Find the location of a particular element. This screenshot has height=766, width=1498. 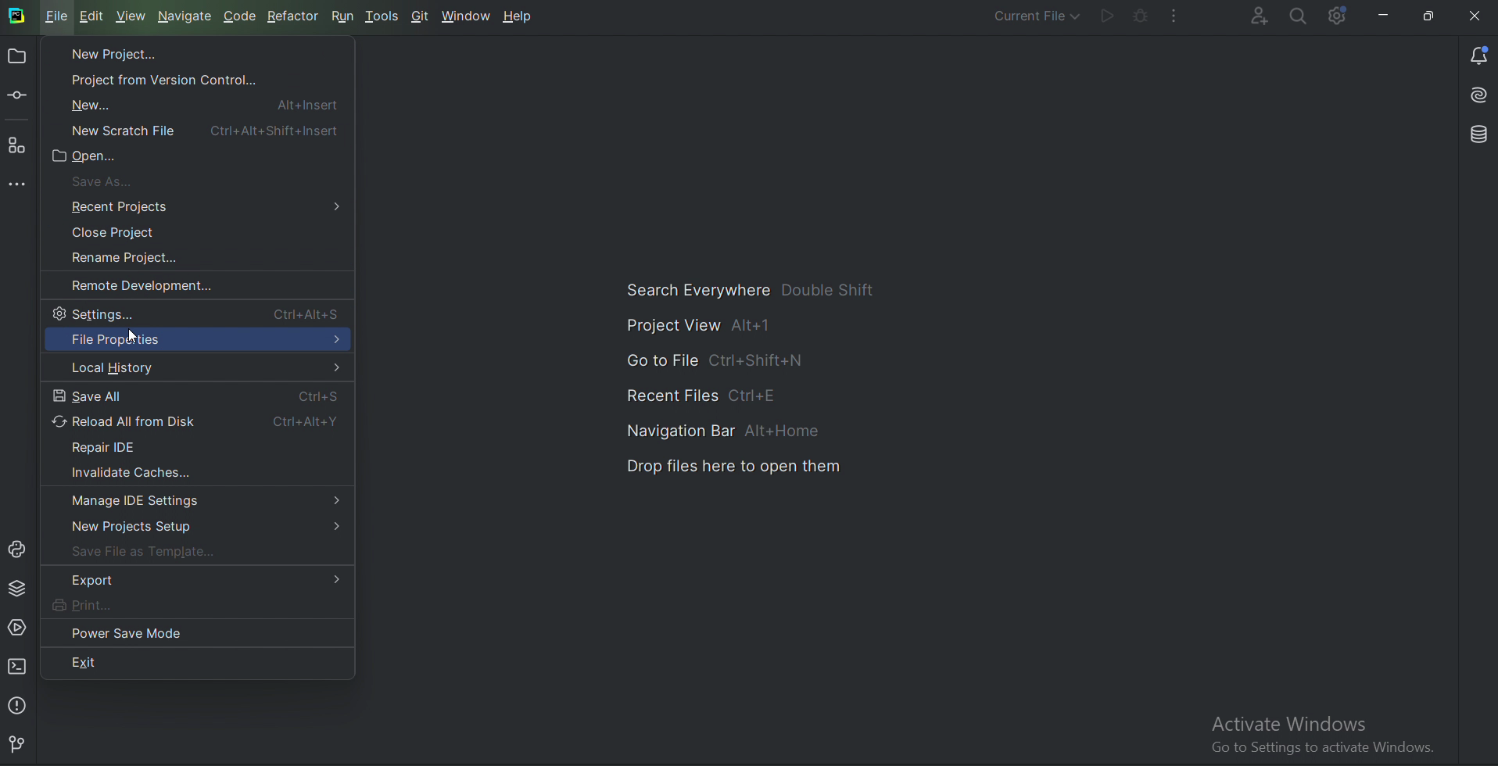

close is located at coordinates (1475, 17).